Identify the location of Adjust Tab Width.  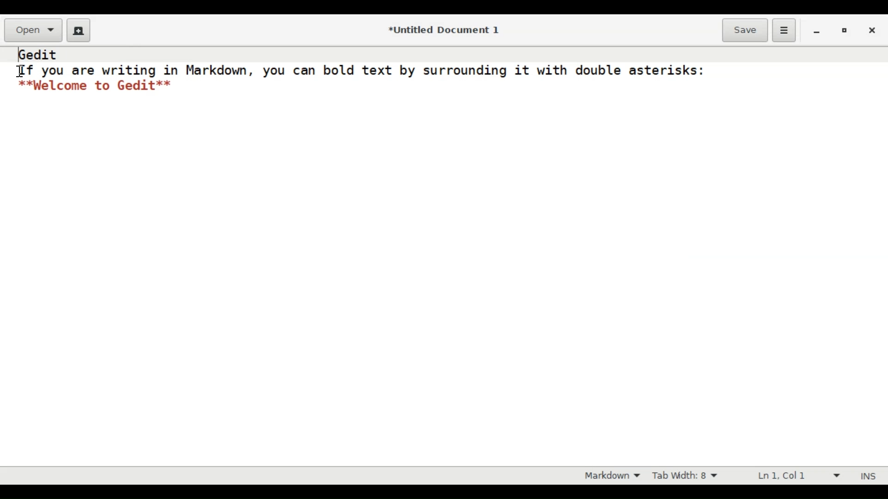
(691, 475).